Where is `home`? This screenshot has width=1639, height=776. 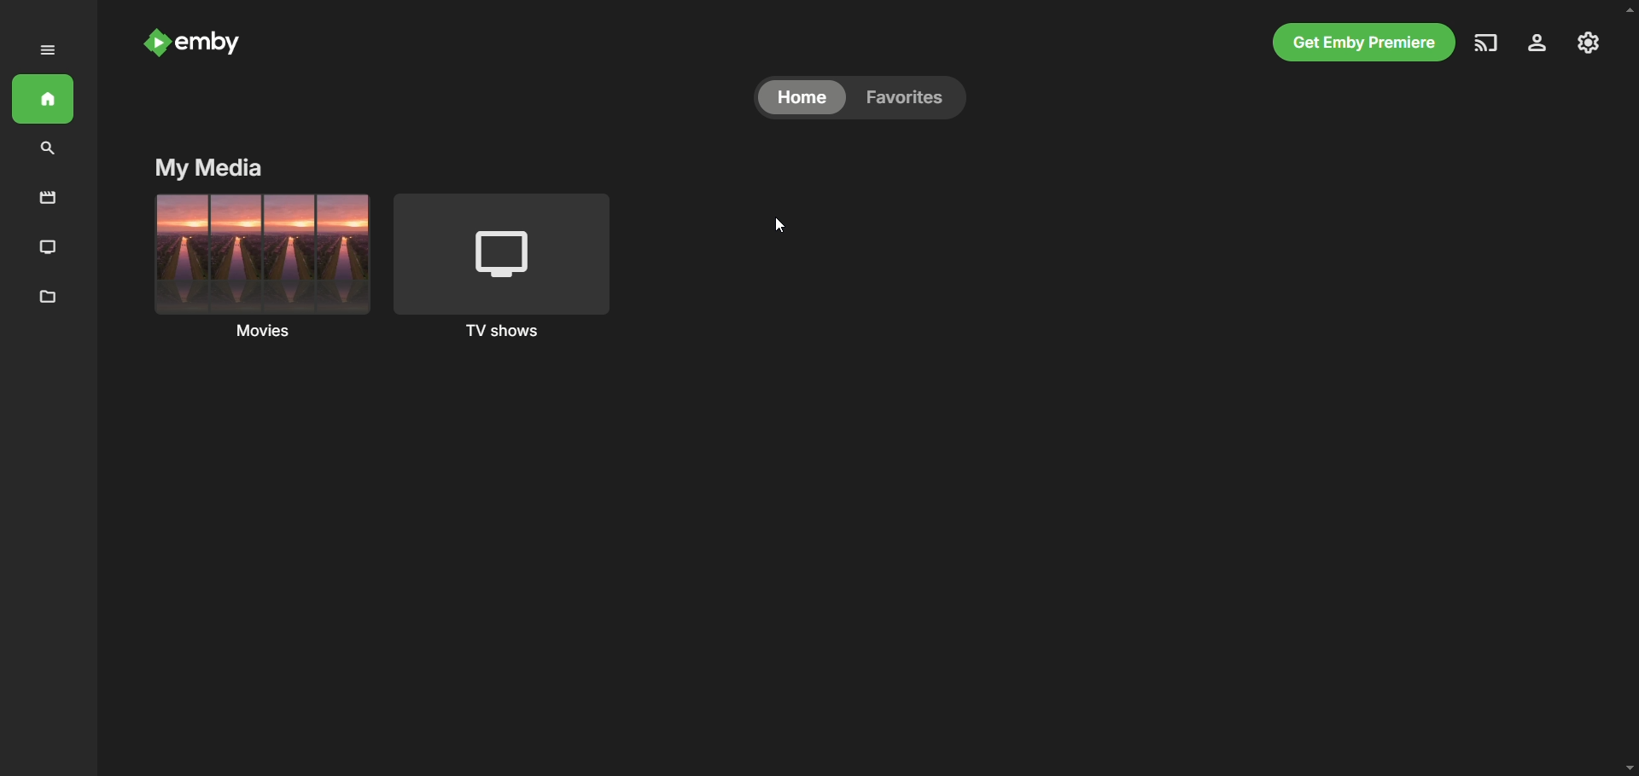
home is located at coordinates (44, 101).